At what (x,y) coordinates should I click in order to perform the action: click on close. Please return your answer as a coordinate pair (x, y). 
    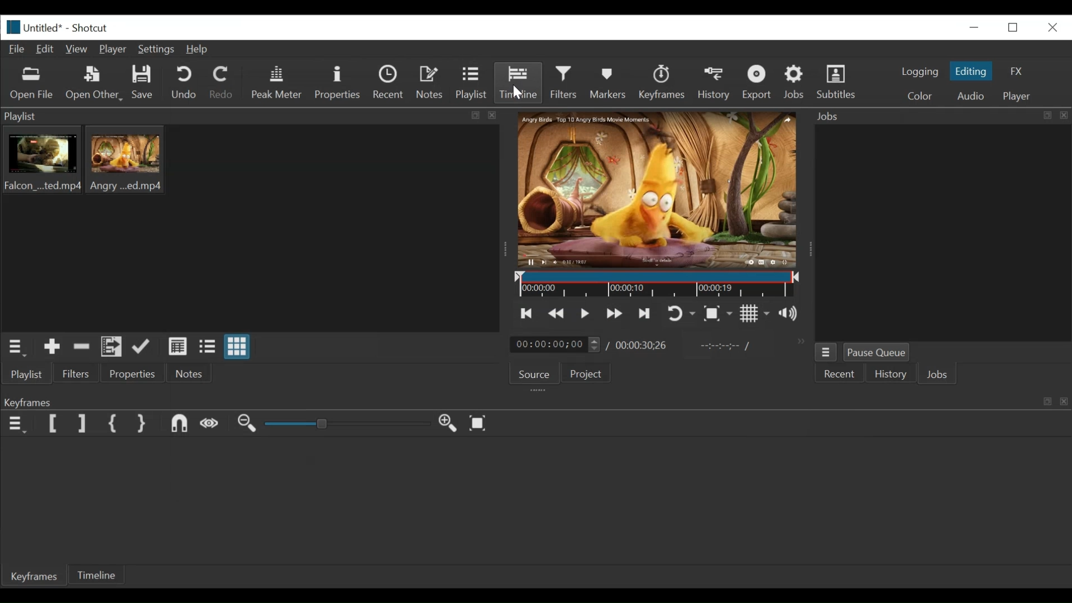
    Looking at the image, I should click on (1051, 26).